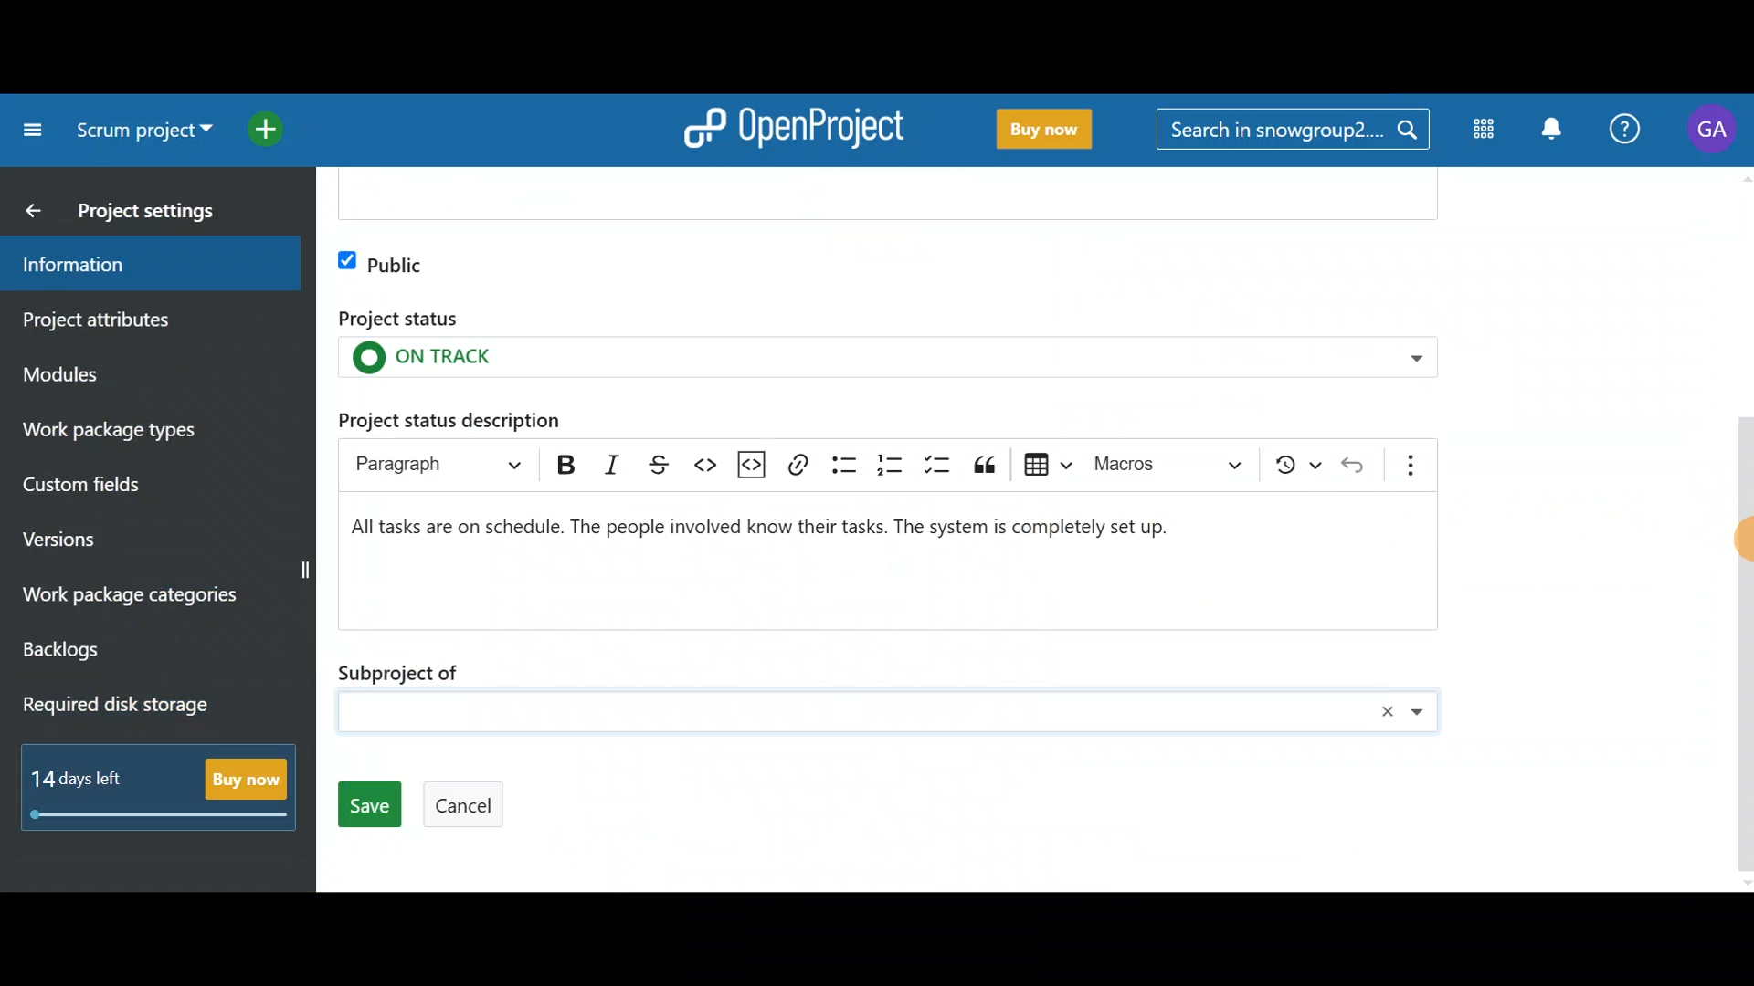 The height and width of the screenshot is (986, 1754). What do you see at coordinates (1628, 126) in the screenshot?
I see `Help` at bounding box center [1628, 126].